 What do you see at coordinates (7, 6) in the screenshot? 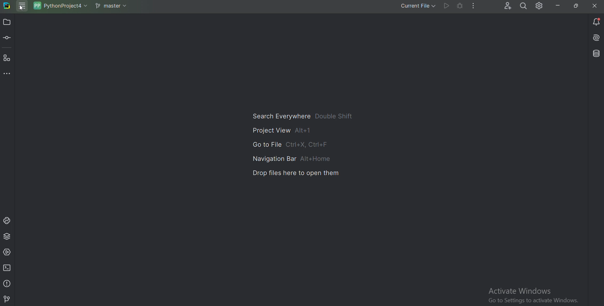
I see `Pycharm` at bounding box center [7, 6].